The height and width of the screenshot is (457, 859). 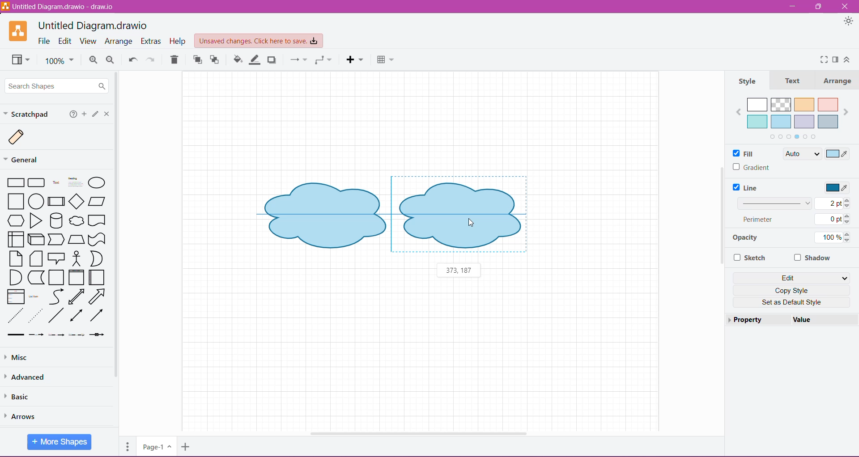 I want to click on Click or drag and drop shapes, so click(x=96, y=115).